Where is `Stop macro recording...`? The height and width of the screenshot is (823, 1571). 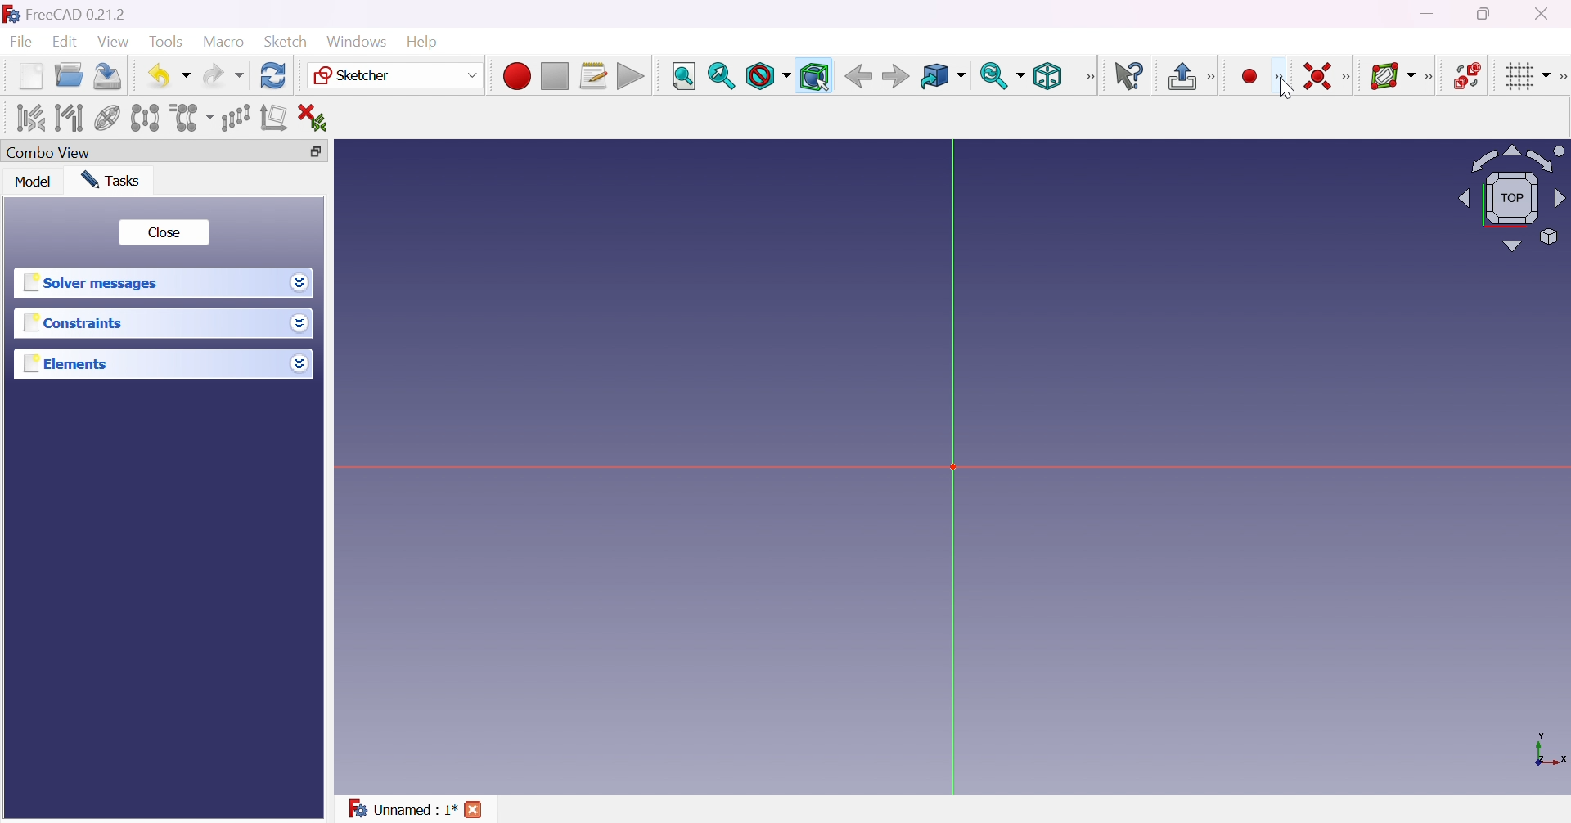 Stop macro recording... is located at coordinates (556, 77).